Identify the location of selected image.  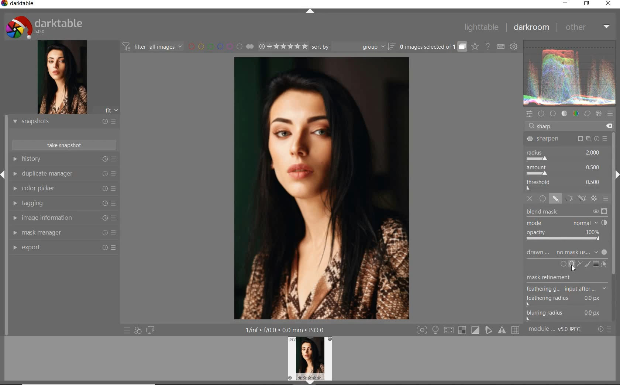
(322, 189).